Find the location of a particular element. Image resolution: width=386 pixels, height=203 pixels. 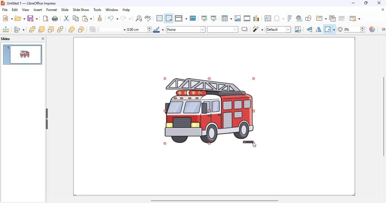

reverse is located at coordinates (93, 29).